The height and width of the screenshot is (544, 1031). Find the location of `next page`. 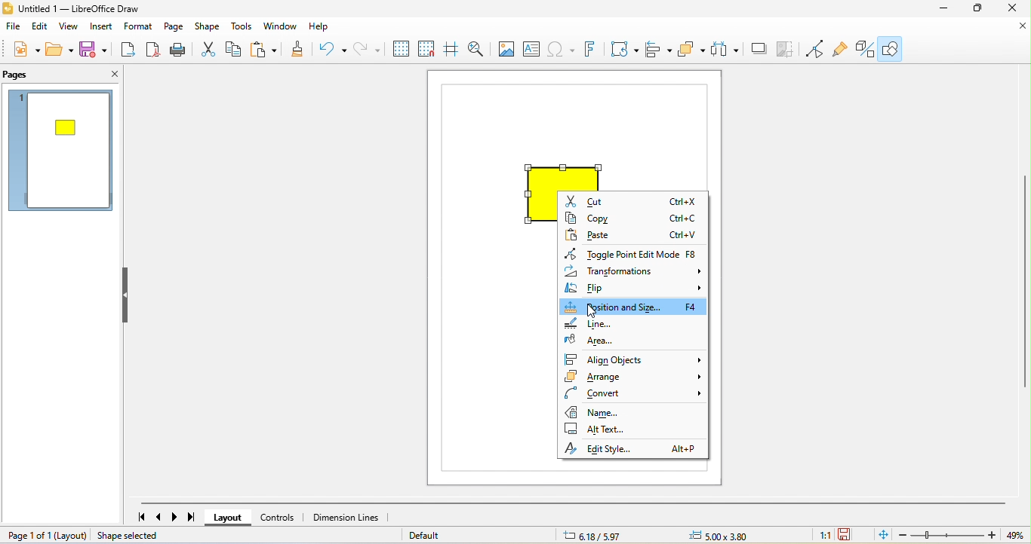

next page is located at coordinates (177, 518).